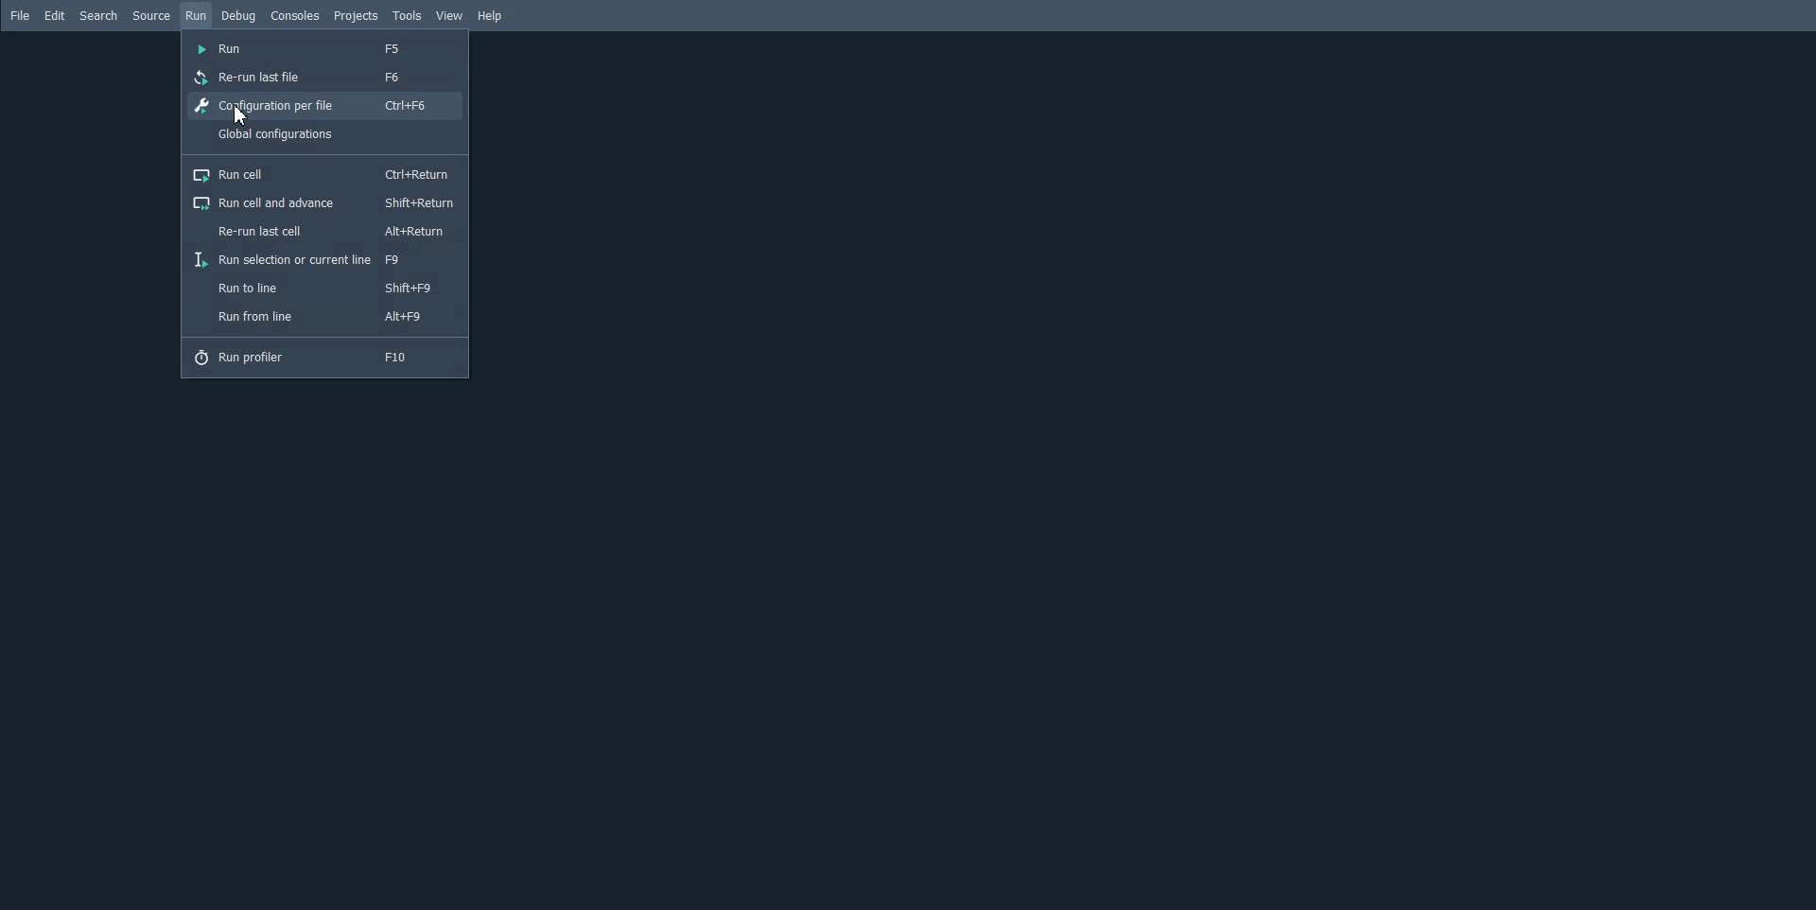  Describe the element at coordinates (325, 133) in the screenshot. I see `Global configuration` at that location.